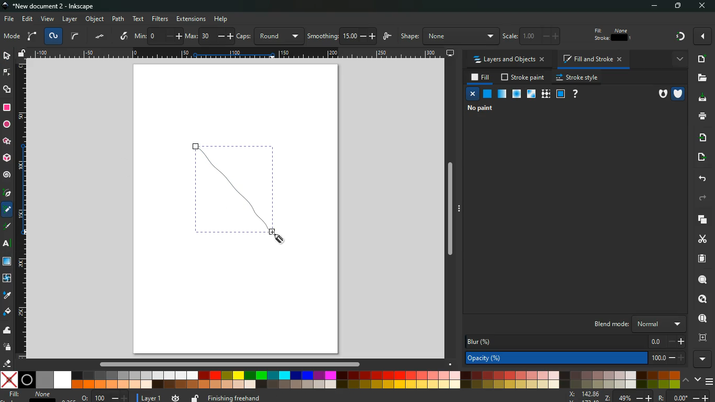 The image size is (715, 402). Describe the element at coordinates (700, 78) in the screenshot. I see `files` at that location.